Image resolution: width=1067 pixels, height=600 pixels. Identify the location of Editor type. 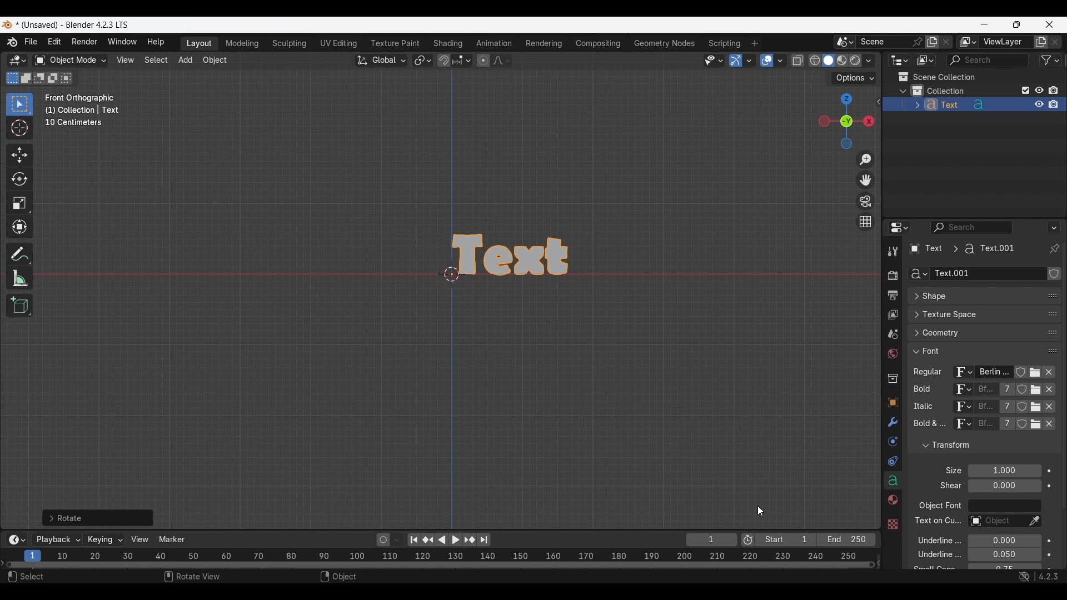
(899, 227).